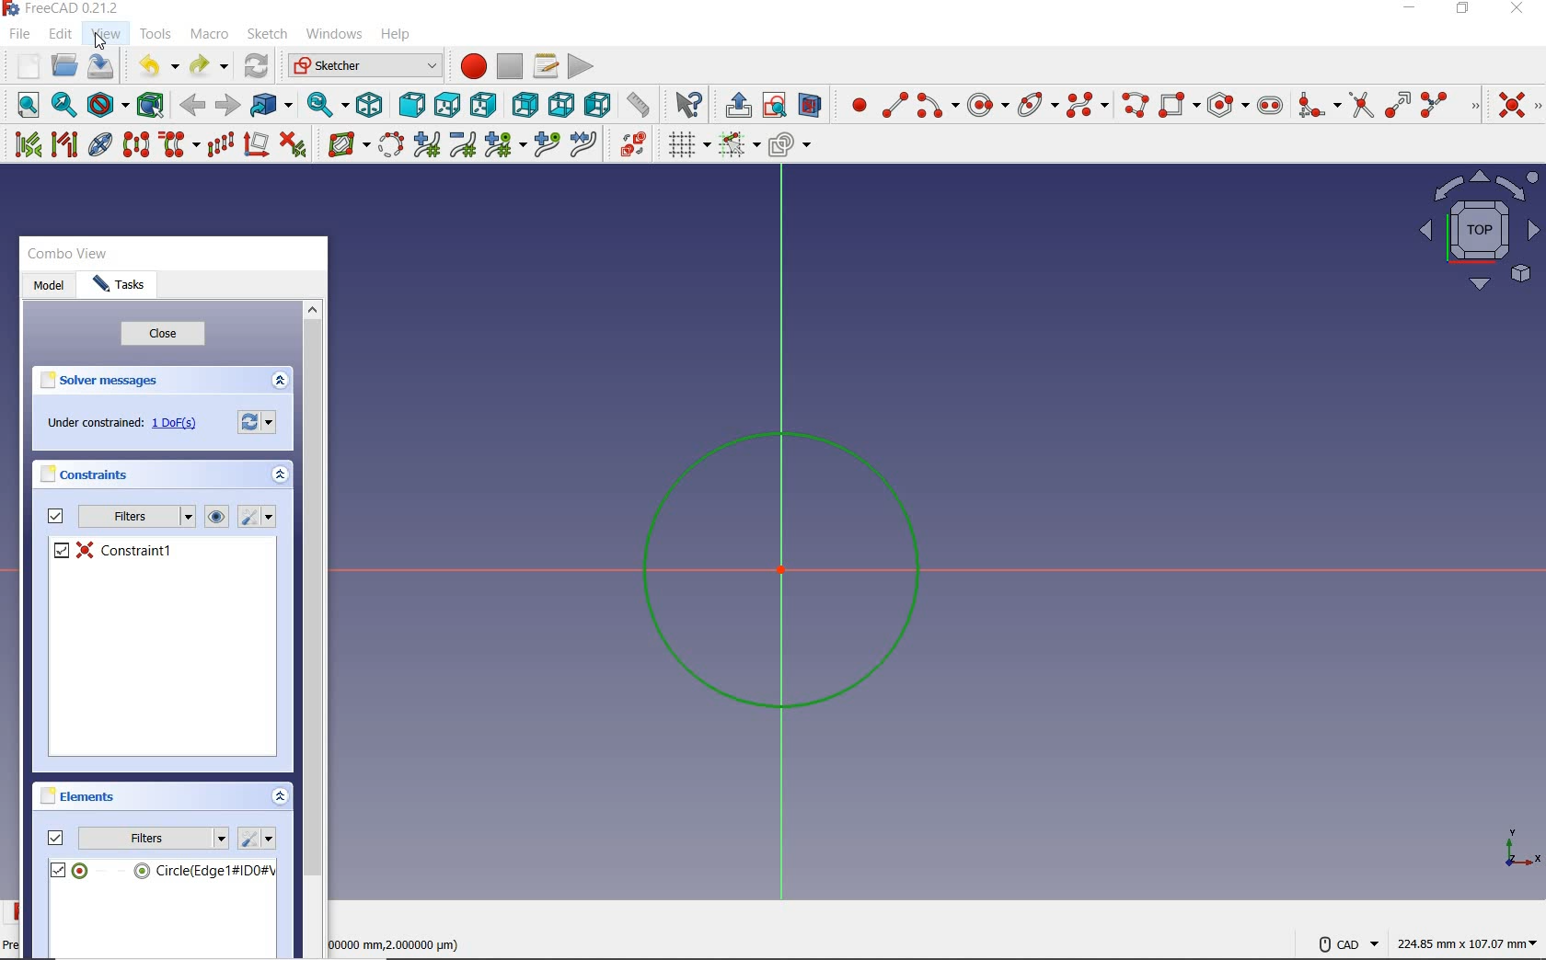 Image resolution: width=1546 pixels, height=960 pixels. Describe the element at coordinates (796, 572) in the screenshot. I see `sketch zoomed in` at that location.